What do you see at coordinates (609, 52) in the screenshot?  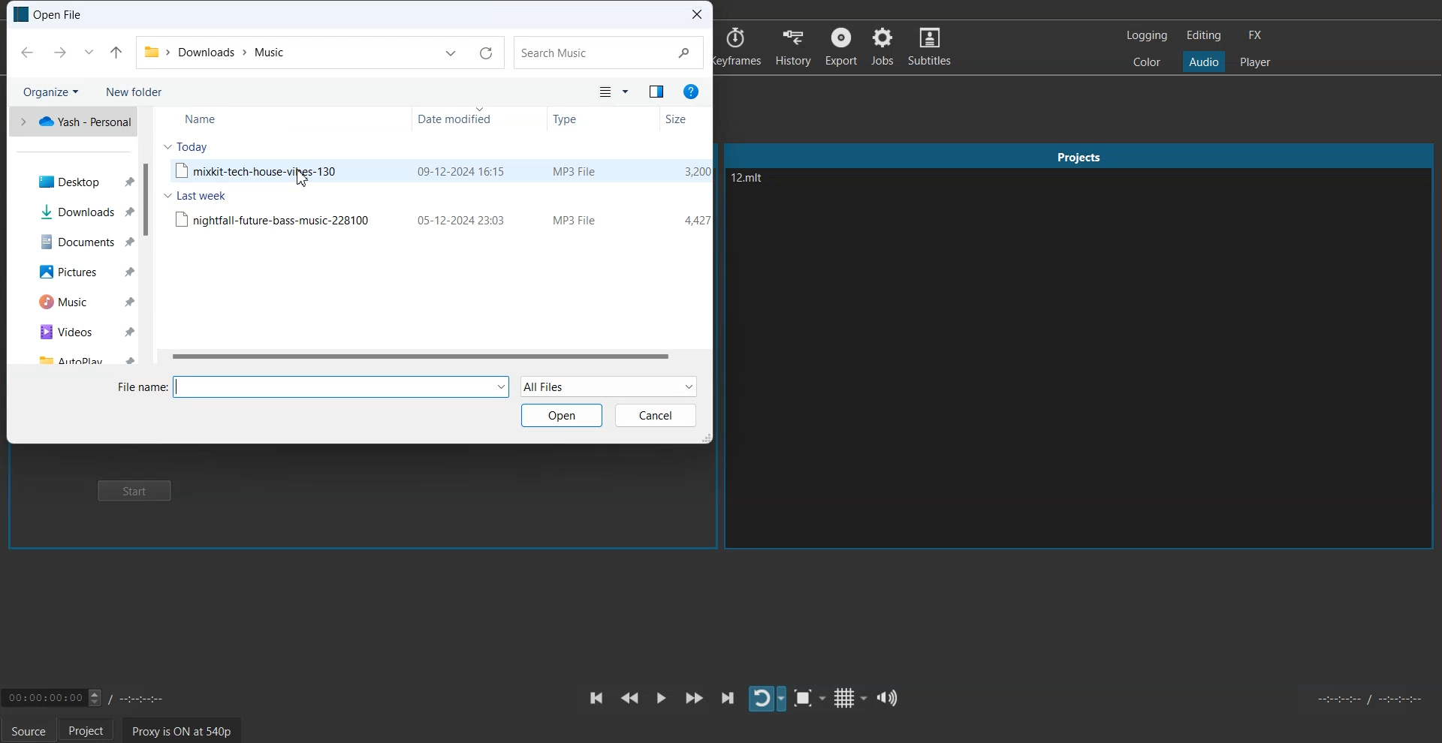 I see `Search Bar` at bounding box center [609, 52].